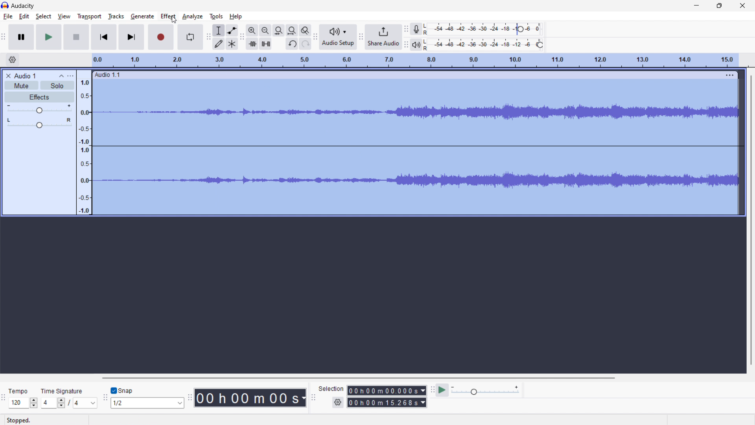 The height and width of the screenshot is (425, 755). Describe the element at coordinates (76, 37) in the screenshot. I see `stop` at that location.